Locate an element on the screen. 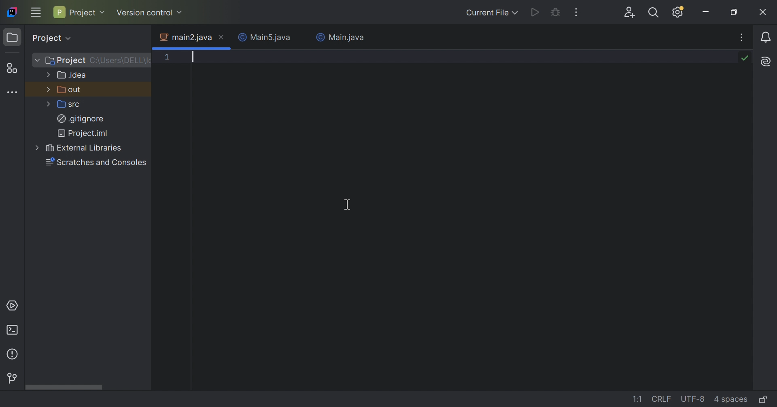 The width and height of the screenshot is (777, 407). Main.java is located at coordinates (340, 37).